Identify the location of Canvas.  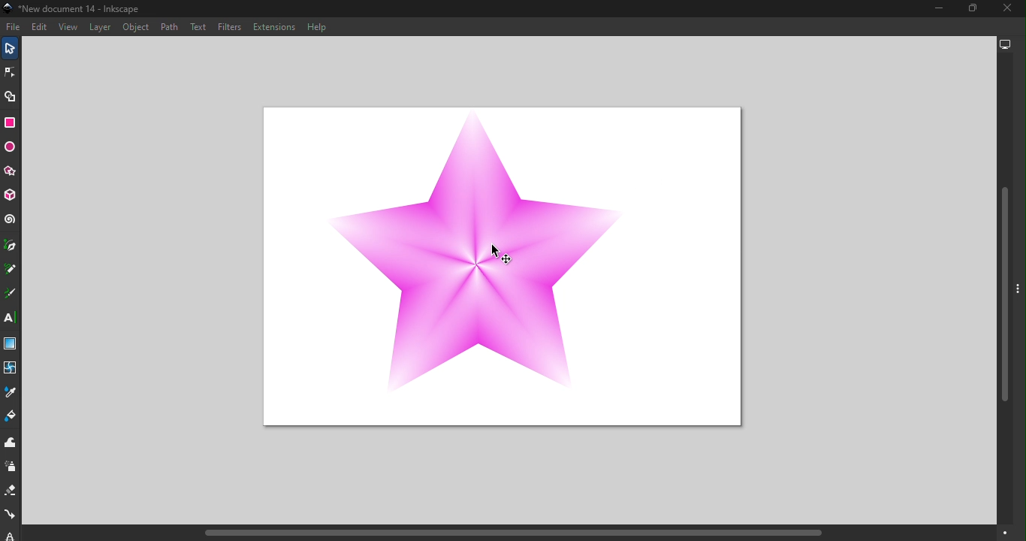
(508, 267).